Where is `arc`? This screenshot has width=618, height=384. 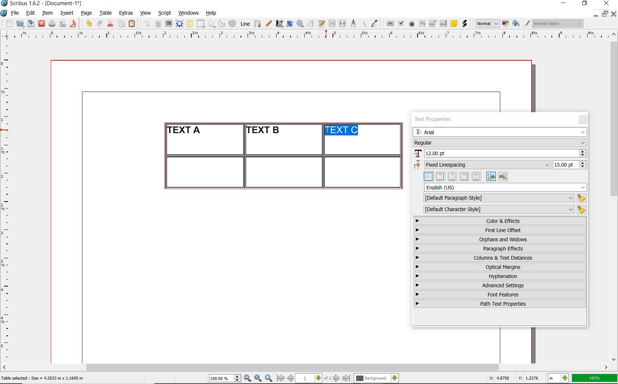
arc is located at coordinates (221, 24).